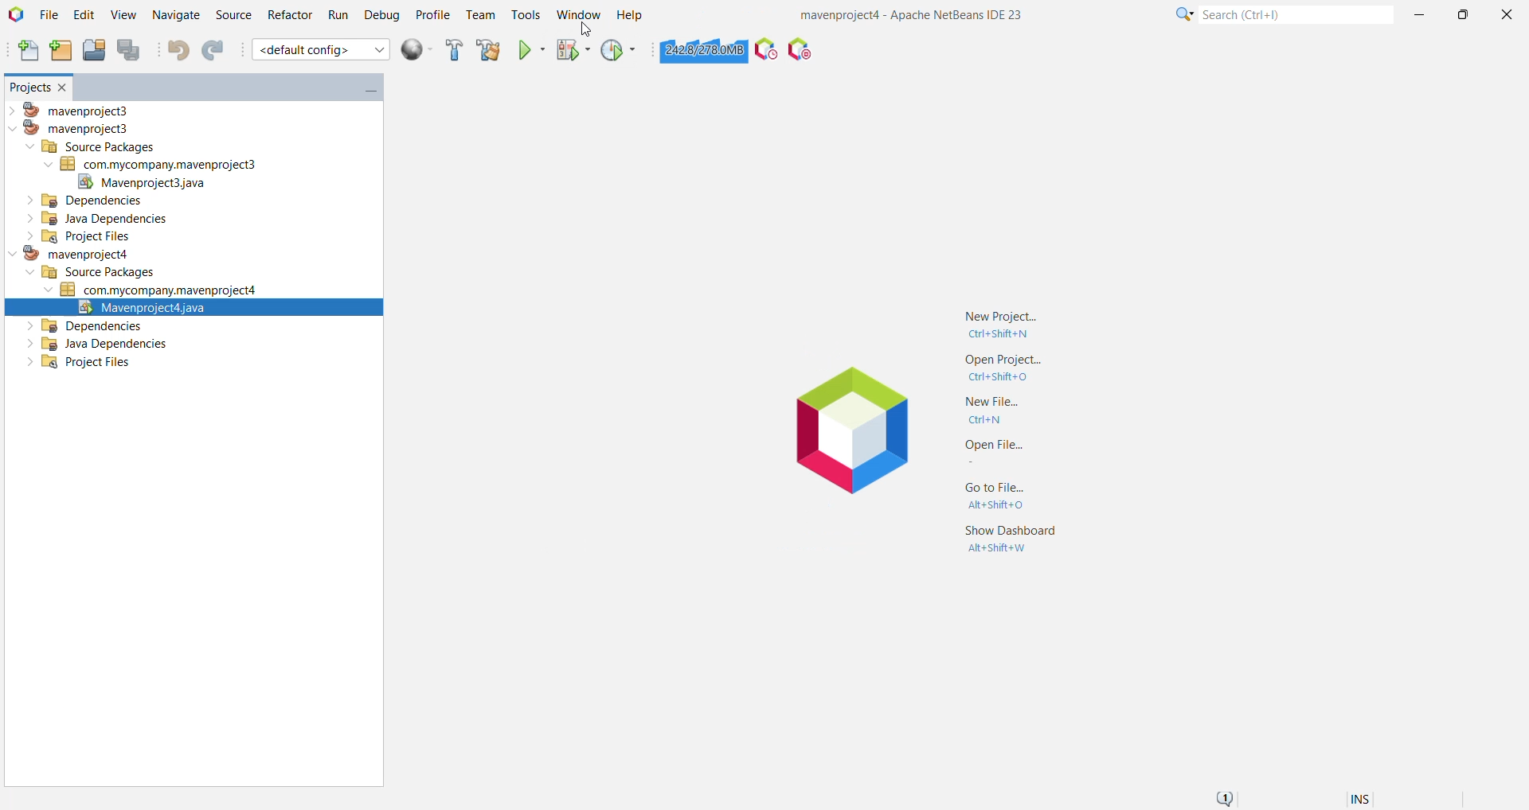 Image resolution: width=1529 pixels, height=810 pixels. Describe the element at coordinates (454, 50) in the screenshot. I see `Build Project` at that location.